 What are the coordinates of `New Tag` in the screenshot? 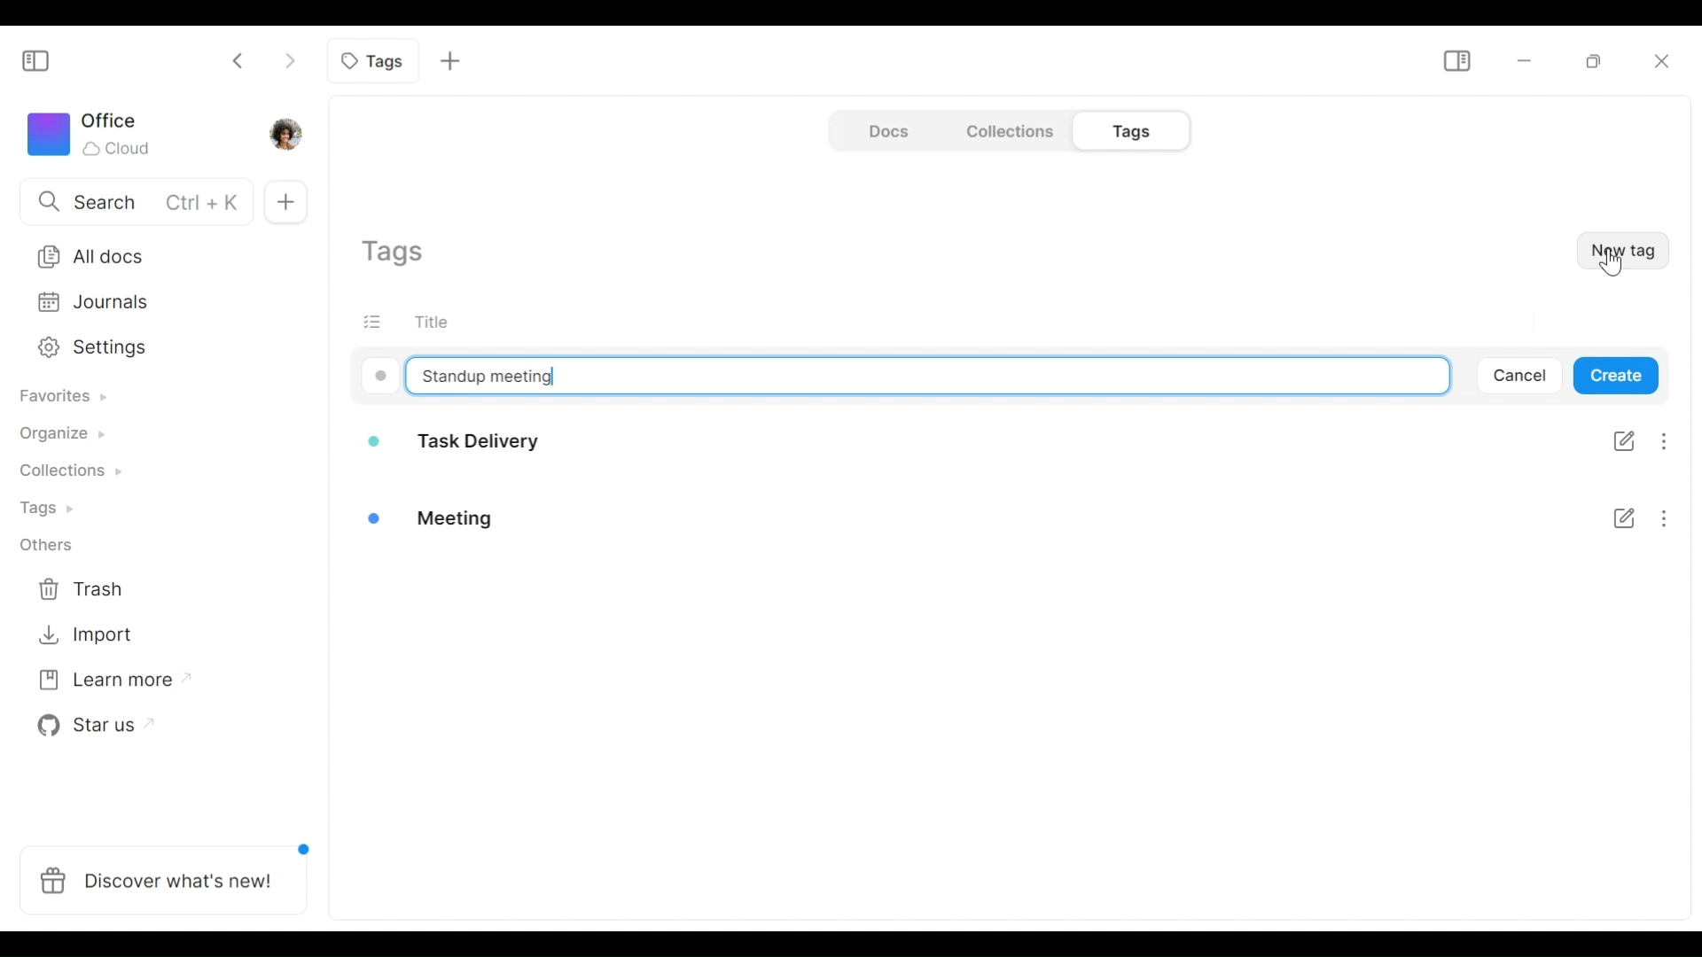 It's located at (1620, 249).